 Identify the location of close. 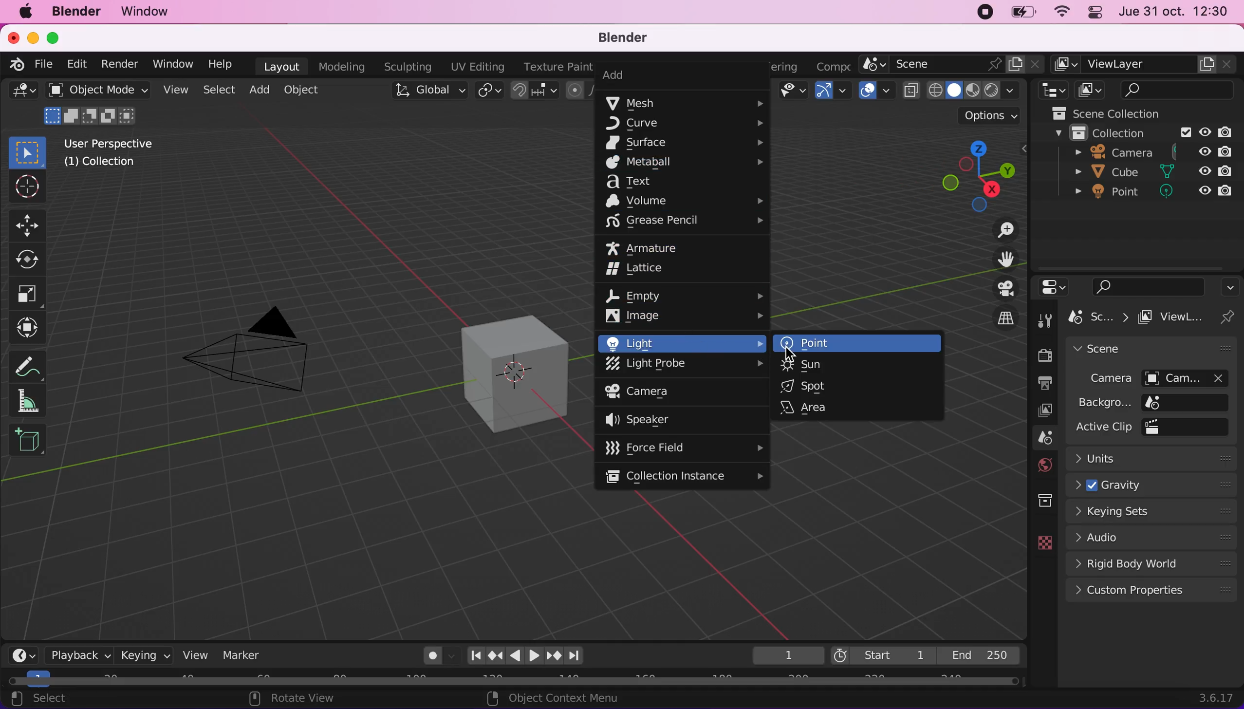
(12, 37).